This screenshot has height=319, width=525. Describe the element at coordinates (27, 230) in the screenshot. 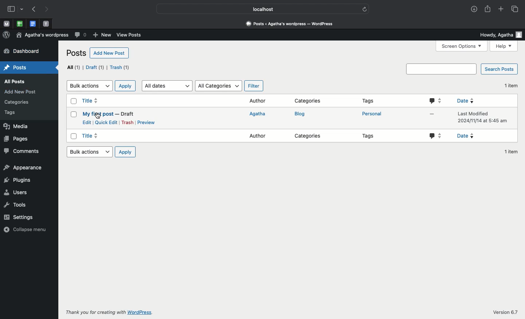

I see `Collapse menu` at that location.